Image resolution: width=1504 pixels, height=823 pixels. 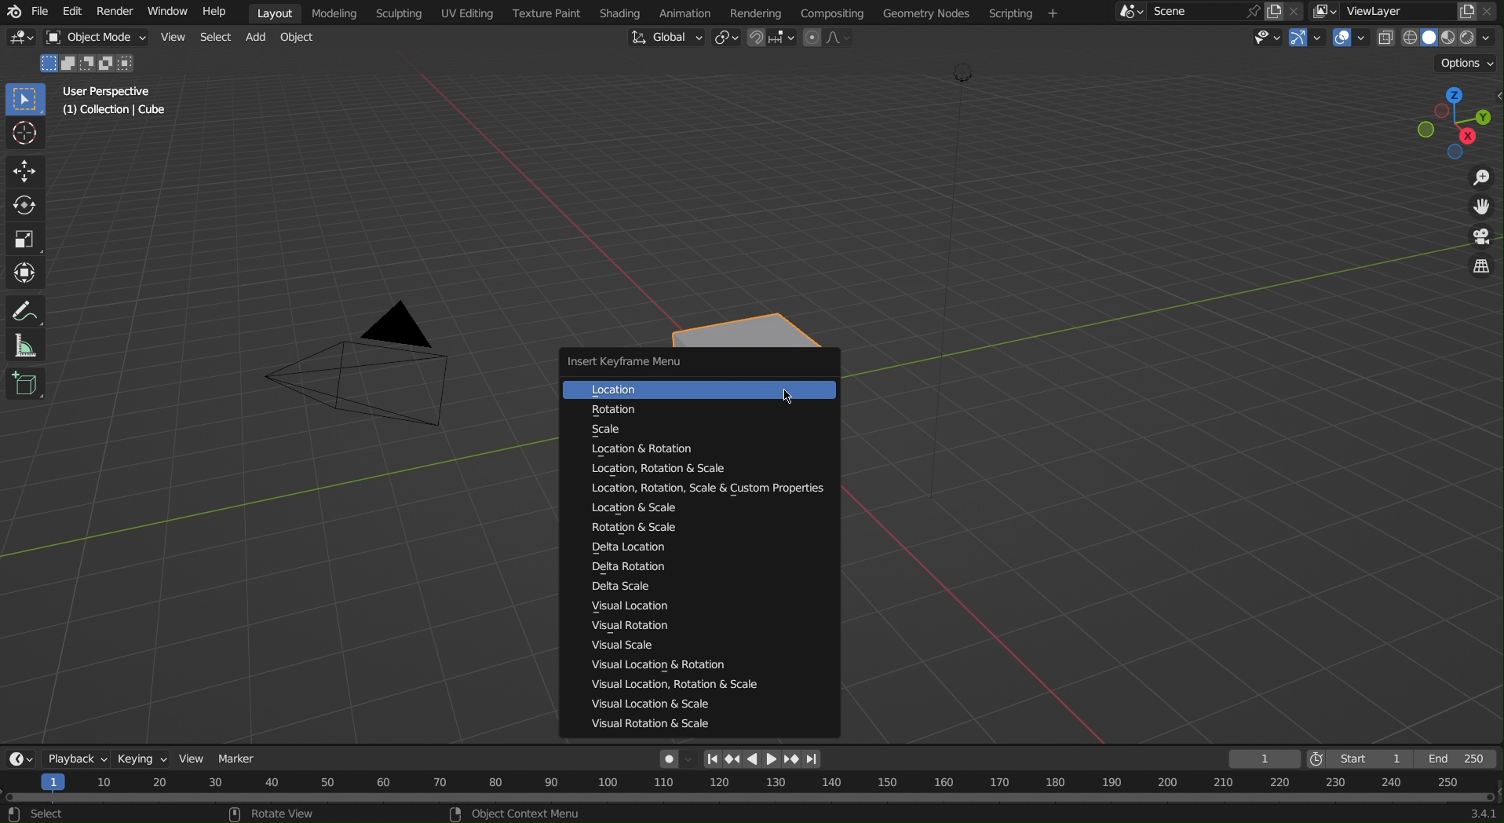 I want to click on Show Gizmo, so click(x=1308, y=40).